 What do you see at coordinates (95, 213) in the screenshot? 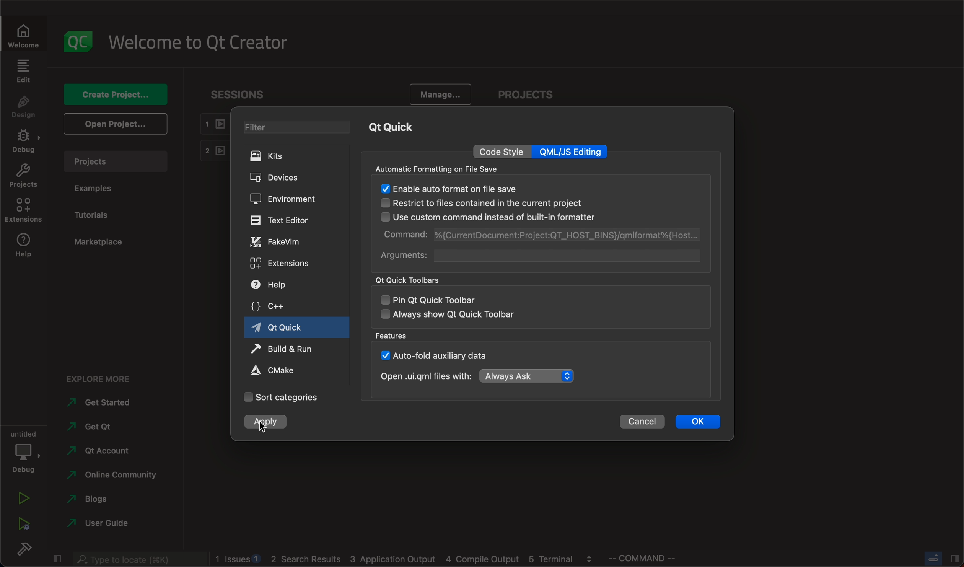
I see `tutorials` at bounding box center [95, 213].